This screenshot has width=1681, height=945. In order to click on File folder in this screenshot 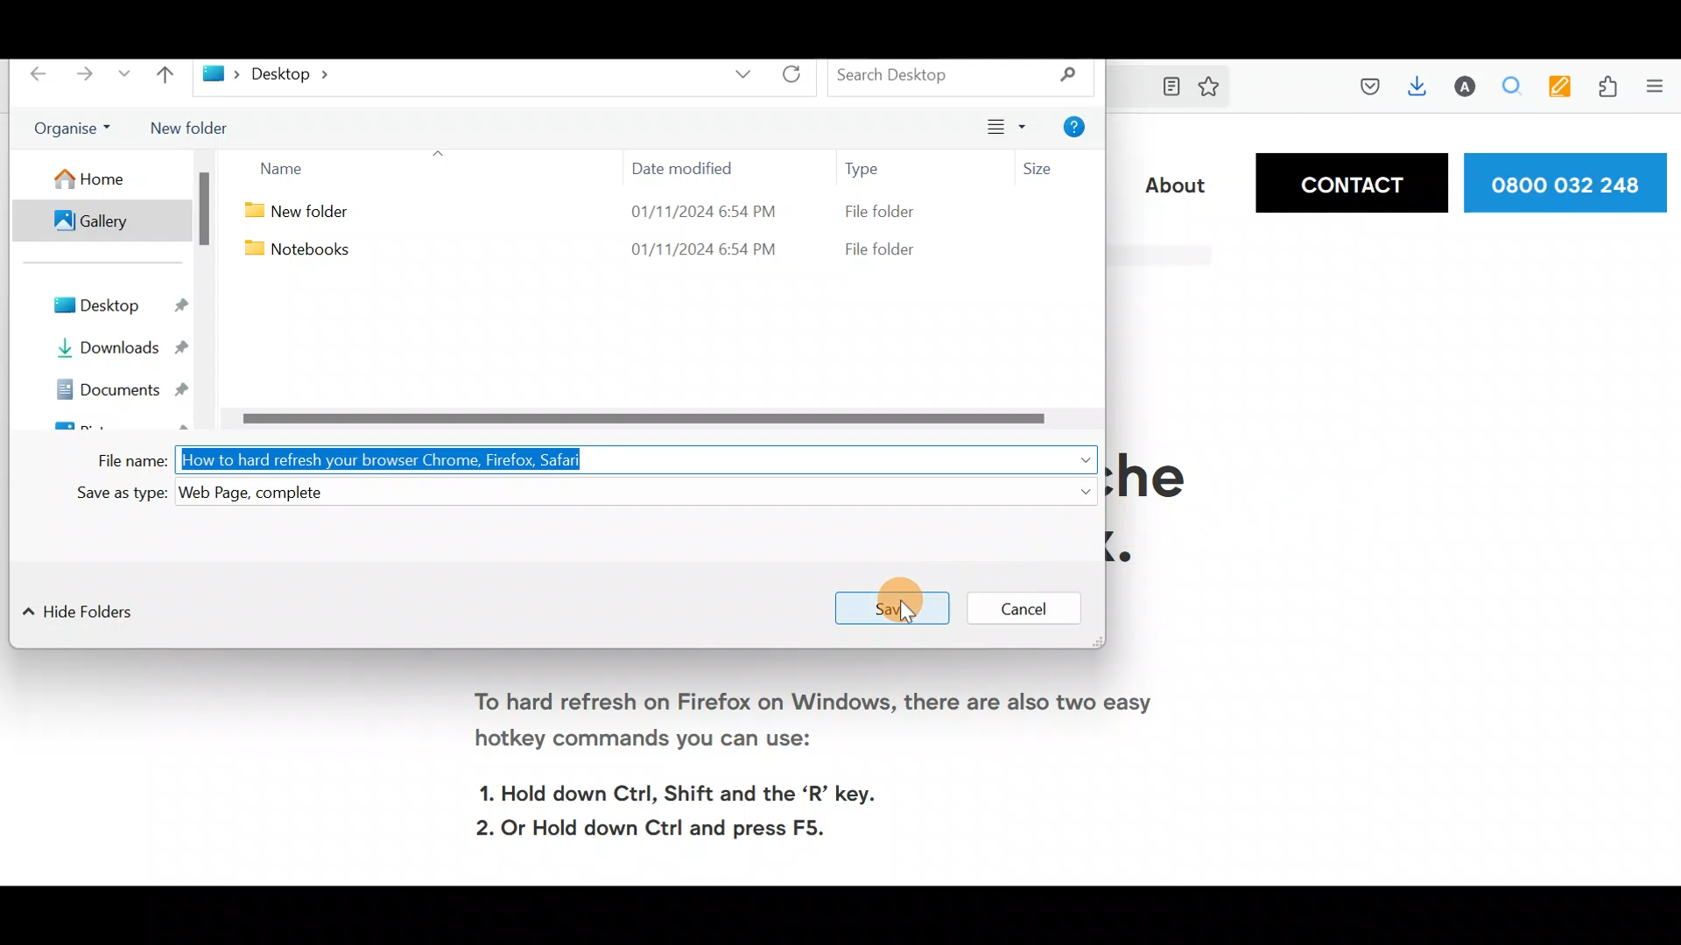, I will do `click(880, 250)`.